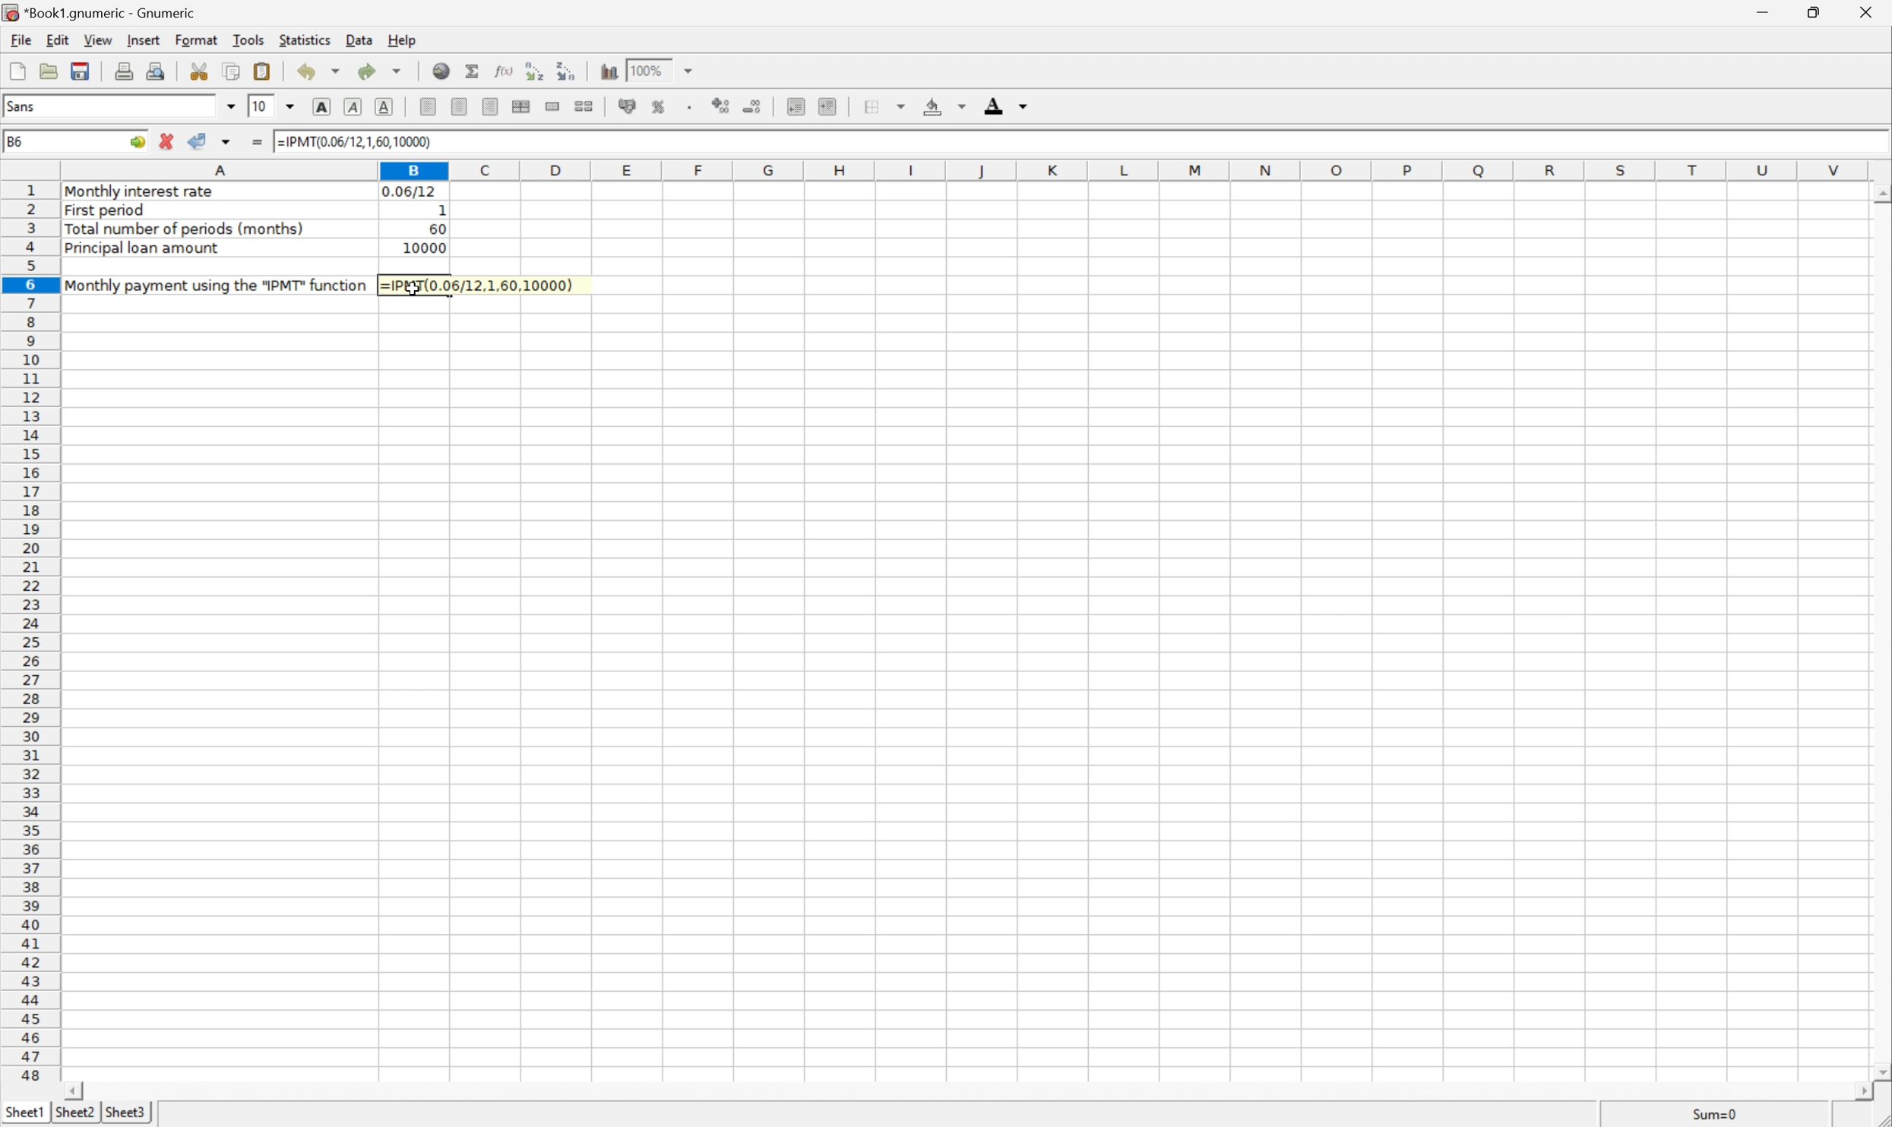 The image size is (1892, 1127). What do you see at coordinates (146, 40) in the screenshot?
I see `Insert` at bounding box center [146, 40].